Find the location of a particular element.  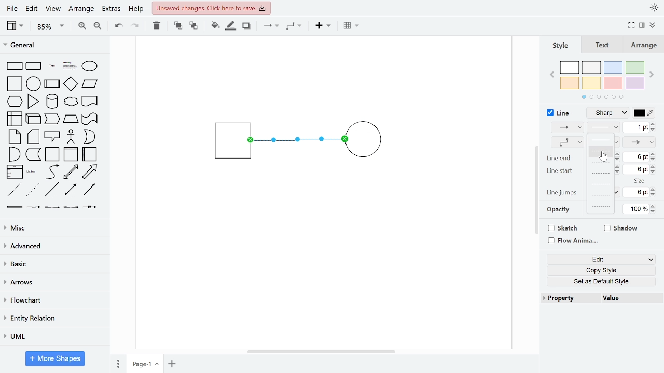

shadow is located at coordinates (621, 229).